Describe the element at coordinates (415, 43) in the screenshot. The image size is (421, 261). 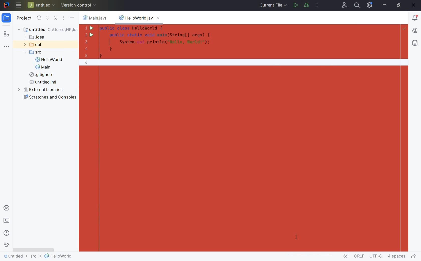
I see `database` at that location.